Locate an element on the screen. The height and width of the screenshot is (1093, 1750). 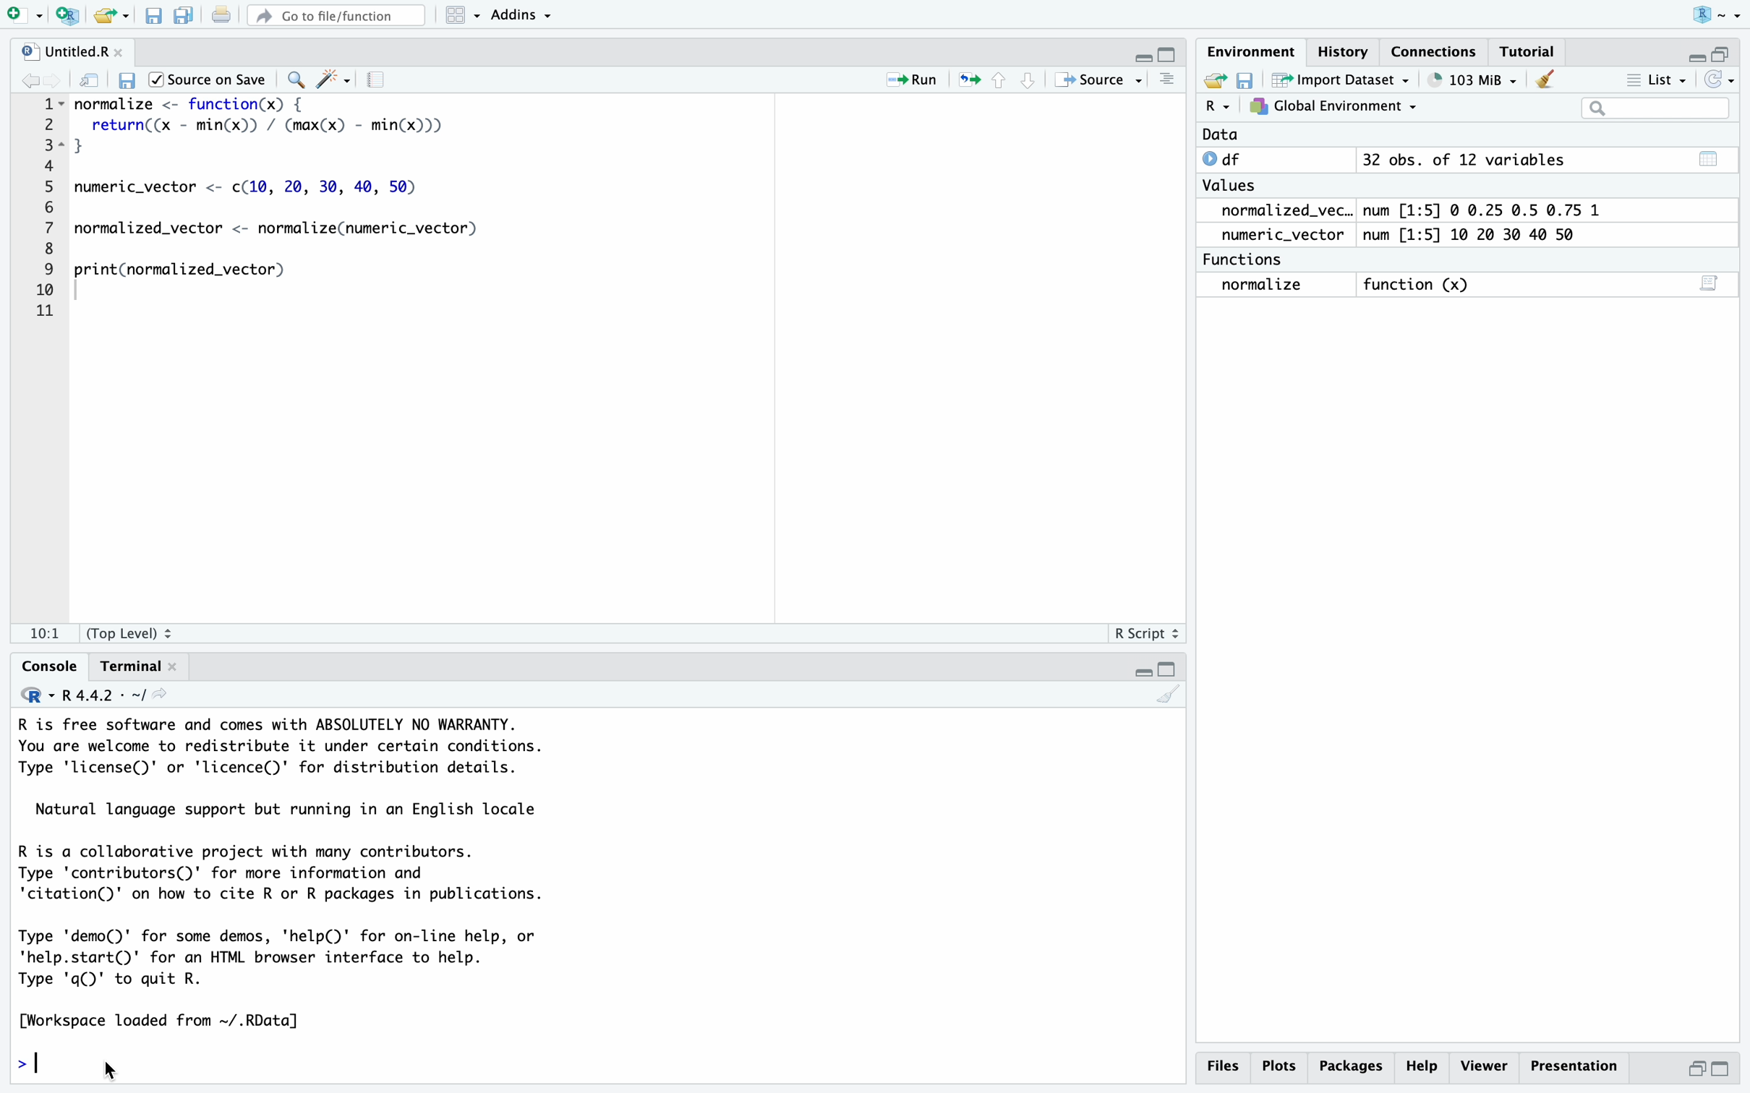
Addins is located at coordinates (530, 18).